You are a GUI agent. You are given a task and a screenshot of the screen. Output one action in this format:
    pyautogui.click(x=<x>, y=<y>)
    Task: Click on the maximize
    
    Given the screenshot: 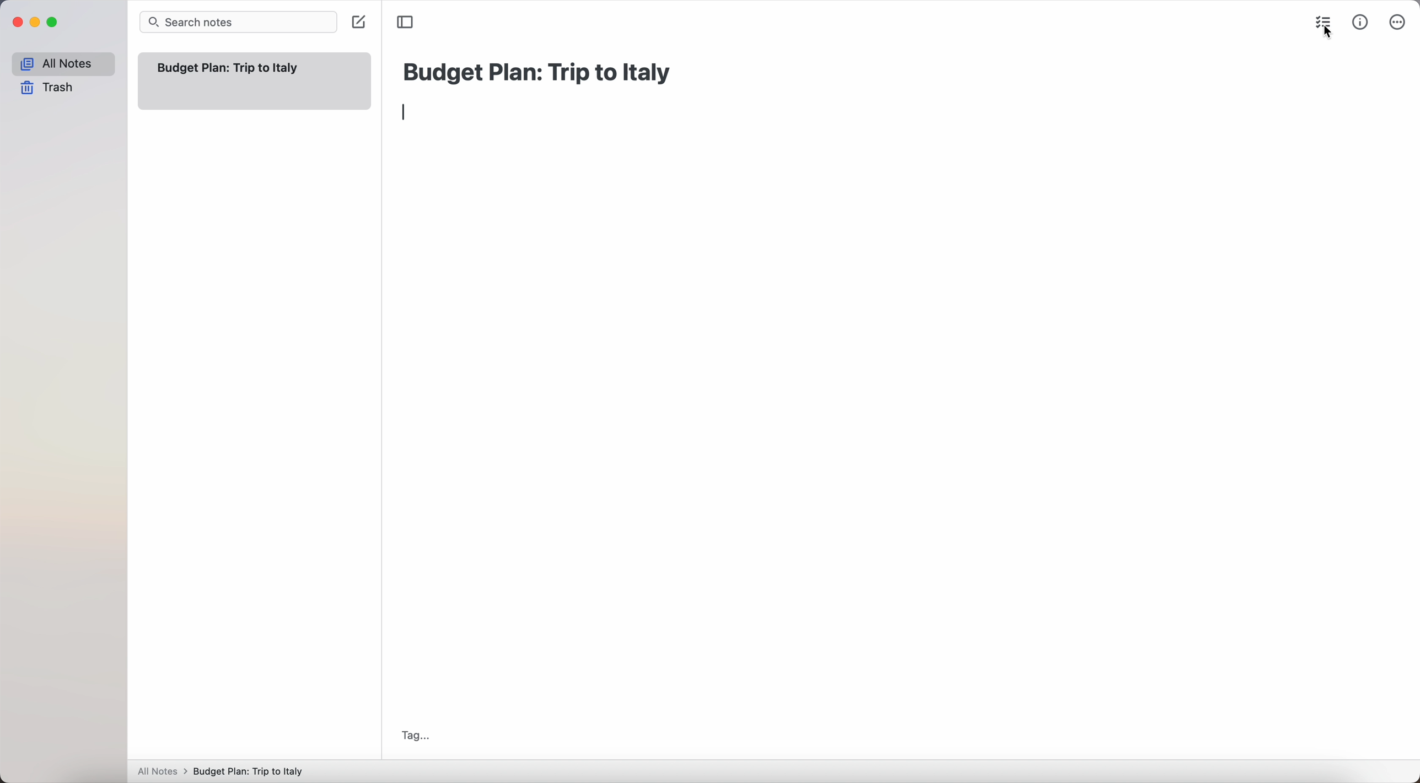 What is the action you would take?
    pyautogui.click(x=55, y=23)
    